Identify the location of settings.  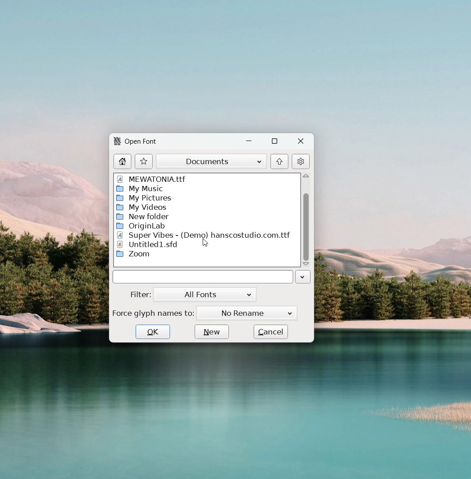
(301, 161).